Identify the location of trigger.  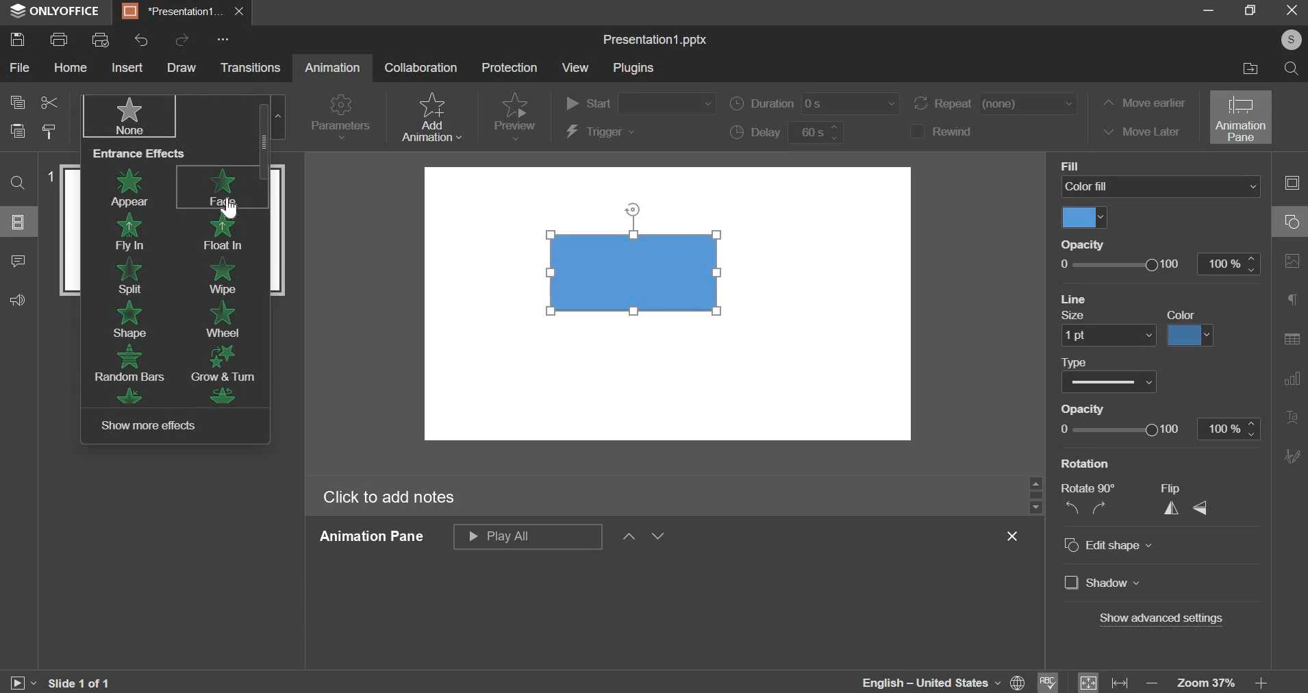
(603, 133).